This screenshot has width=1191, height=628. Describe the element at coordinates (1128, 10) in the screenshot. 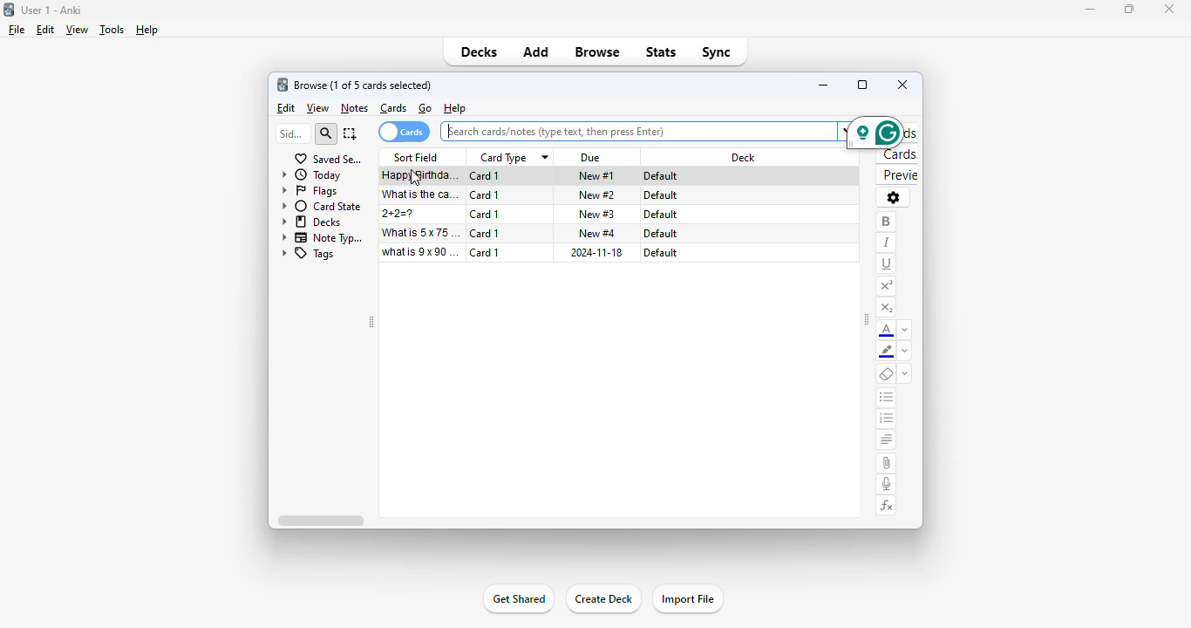

I see `maximize` at that location.